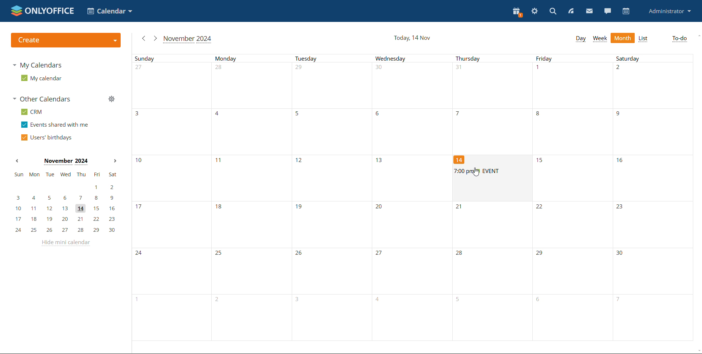  What do you see at coordinates (301, 208) in the screenshot?
I see `number` at bounding box center [301, 208].